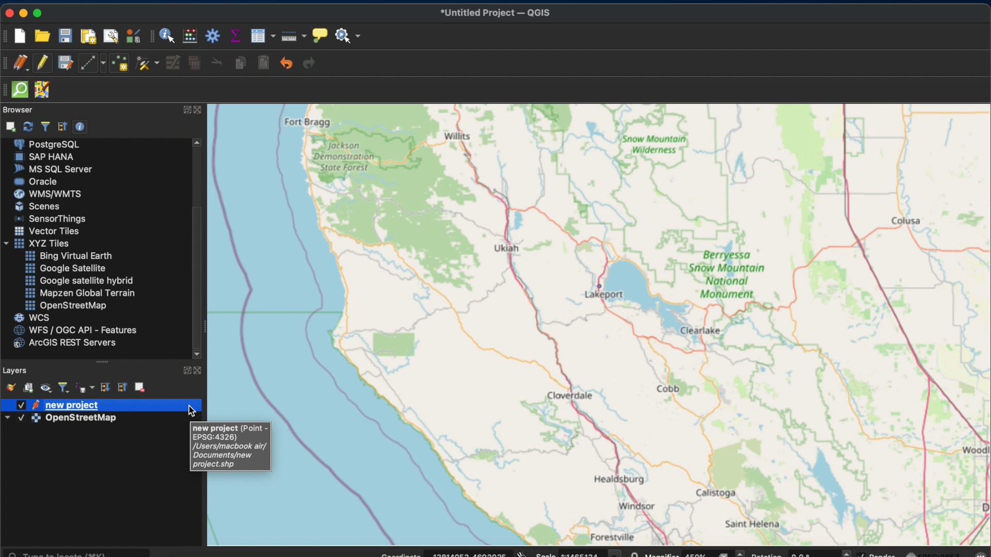  Describe the element at coordinates (36, 181) in the screenshot. I see `oracle ` at that location.